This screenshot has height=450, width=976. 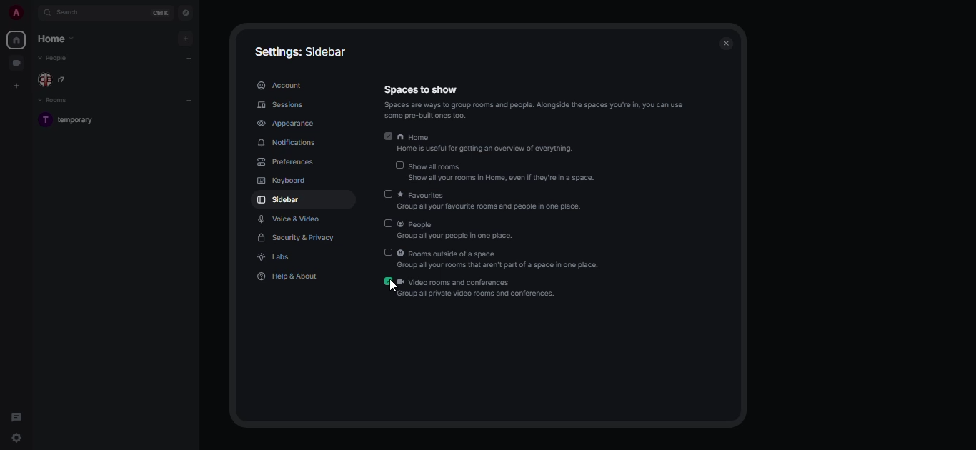 What do you see at coordinates (507, 173) in the screenshot?
I see `show all rooms` at bounding box center [507, 173].